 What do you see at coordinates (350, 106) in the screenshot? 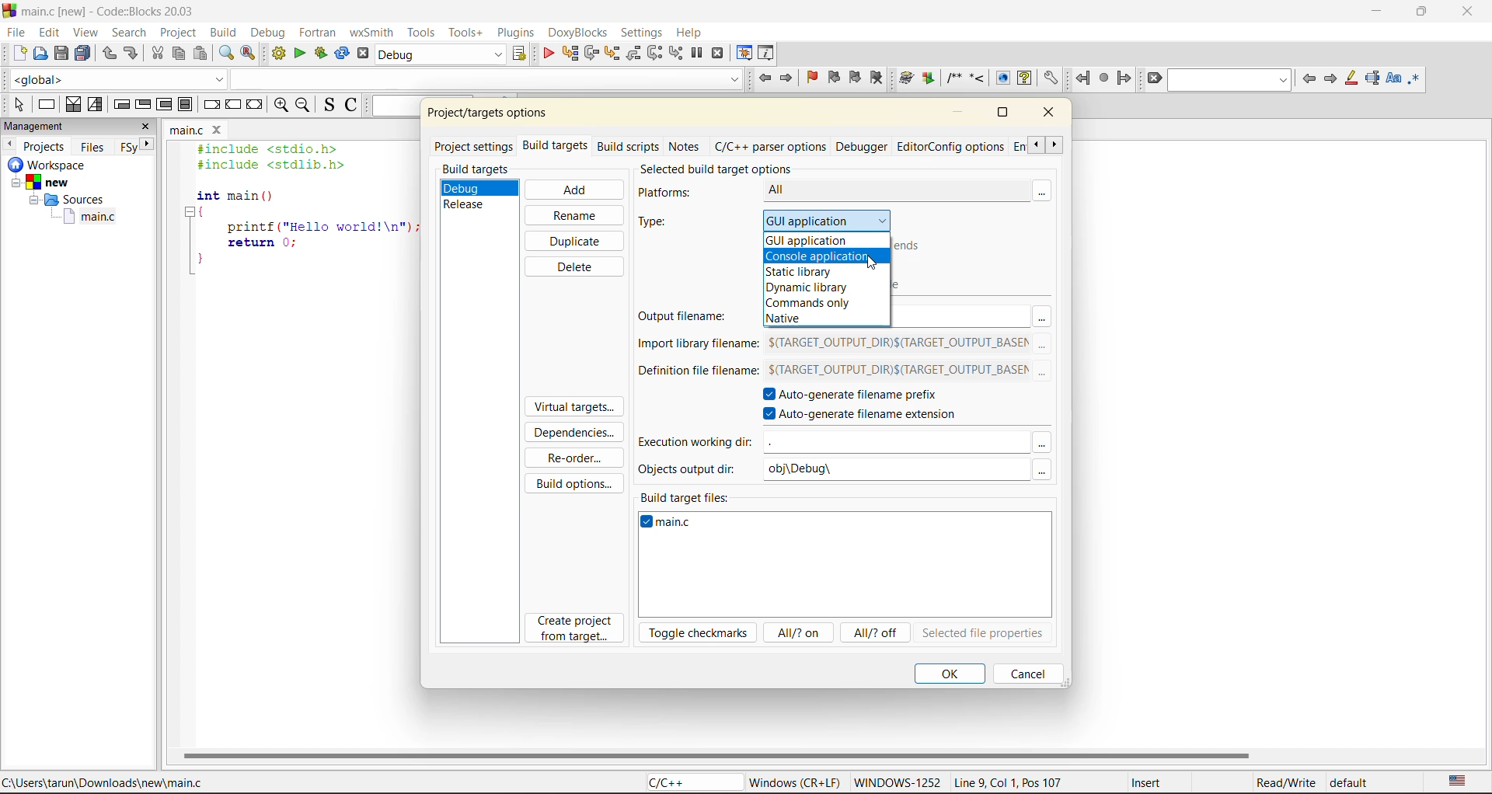
I see `toggle comments` at bounding box center [350, 106].